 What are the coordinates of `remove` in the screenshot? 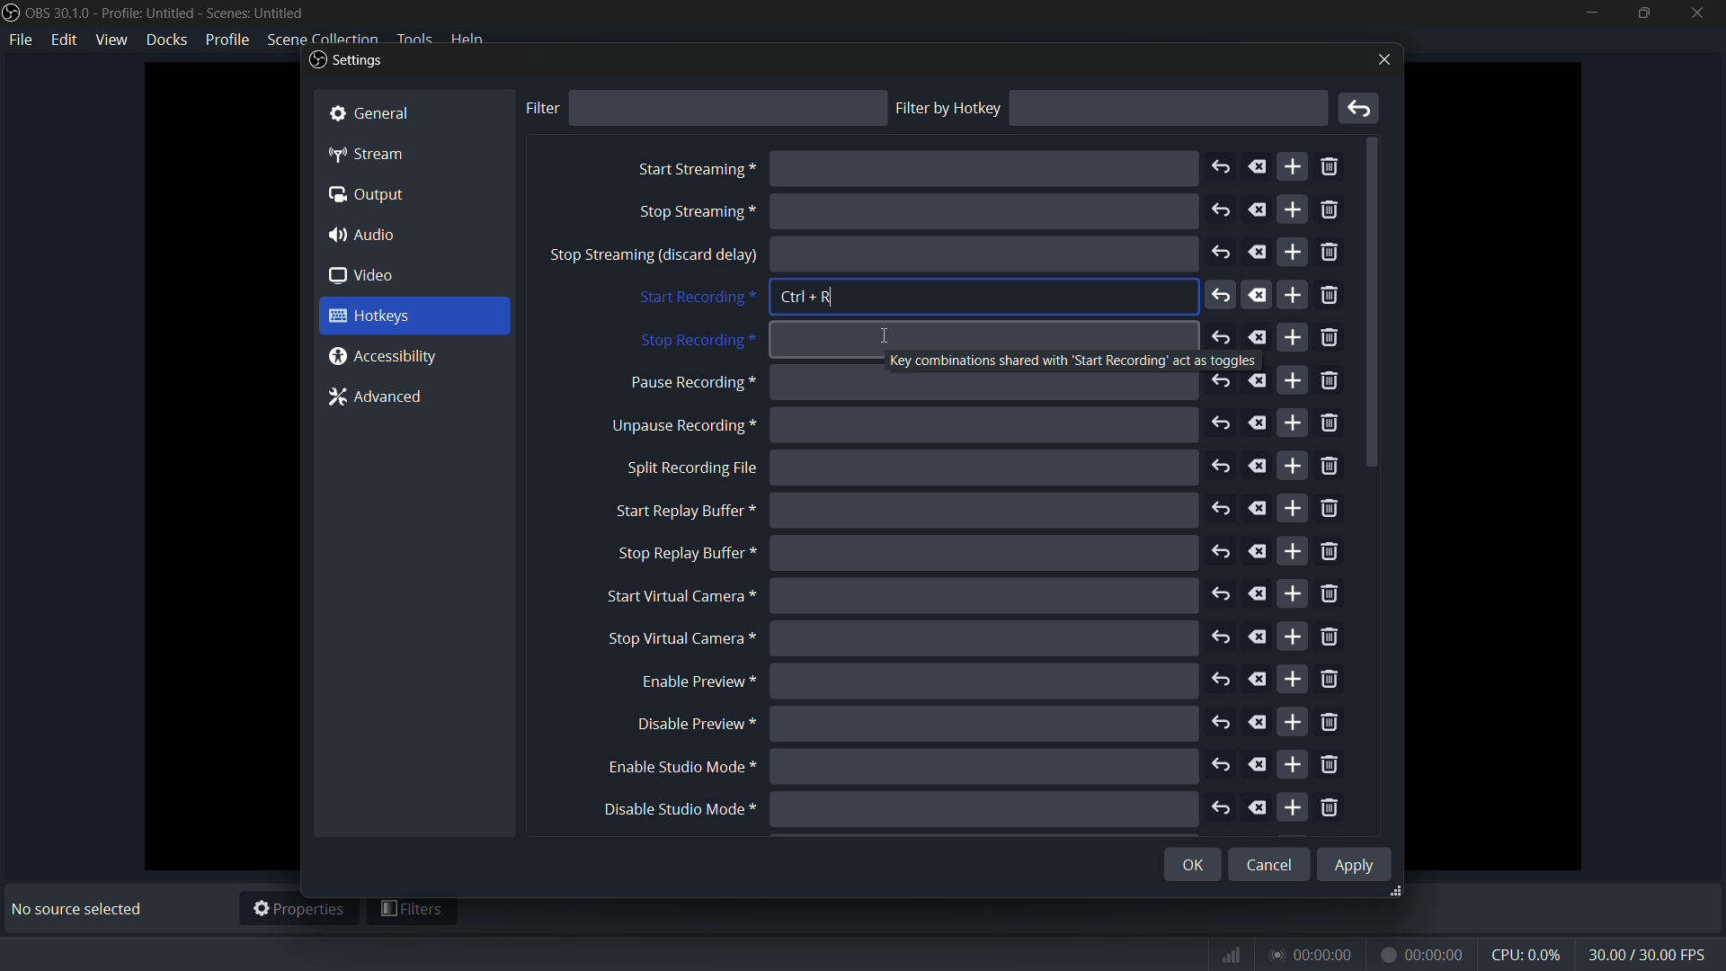 It's located at (1331, 723).